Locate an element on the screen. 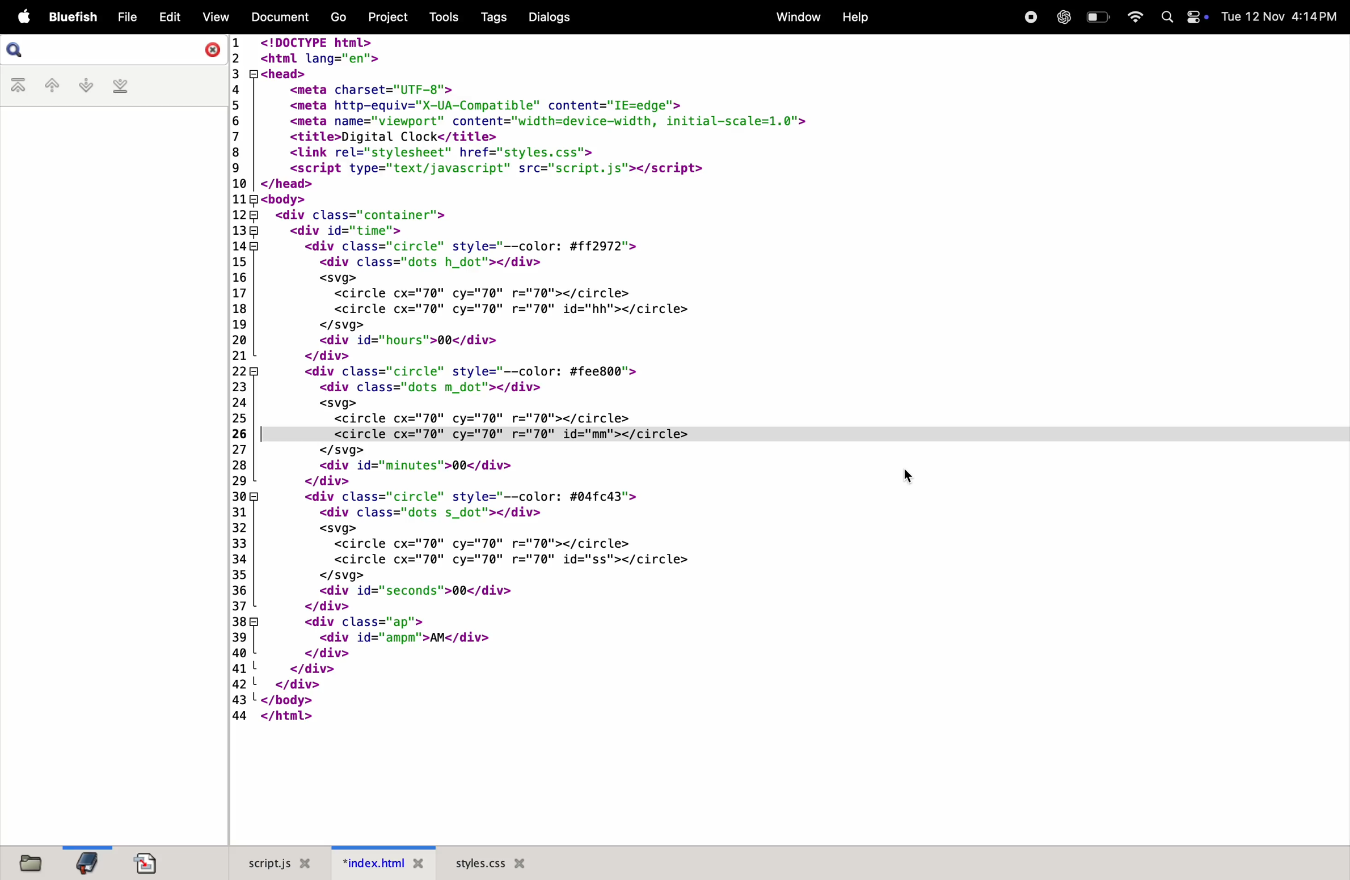 The height and width of the screenshot is (880, 1350). first book mark is located at coordinates (19, 86).